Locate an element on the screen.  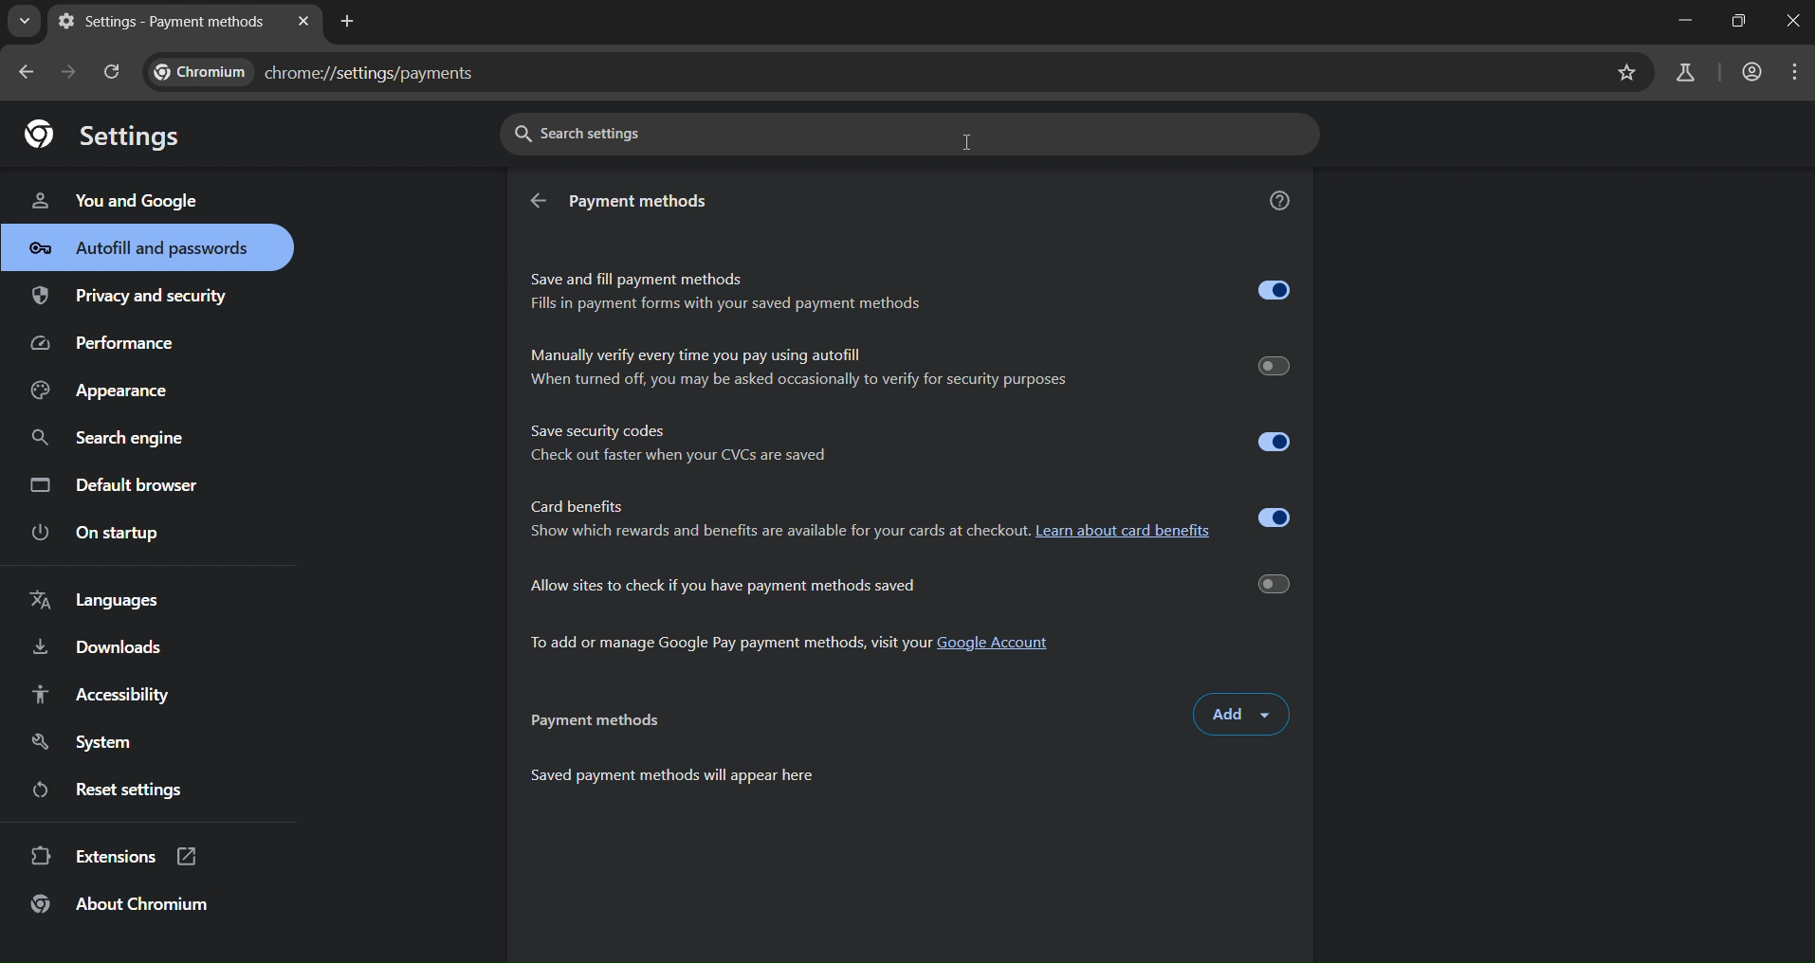
you & google is located at coordinates (119, 200).